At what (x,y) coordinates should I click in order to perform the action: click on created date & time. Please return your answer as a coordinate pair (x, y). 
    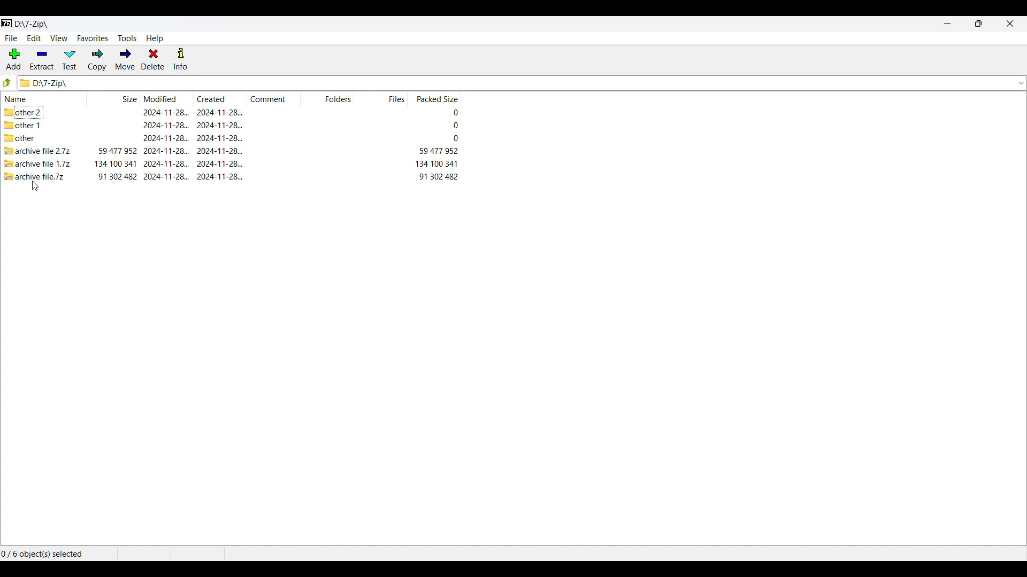
    Looking at the image, I should click on (219, 112).